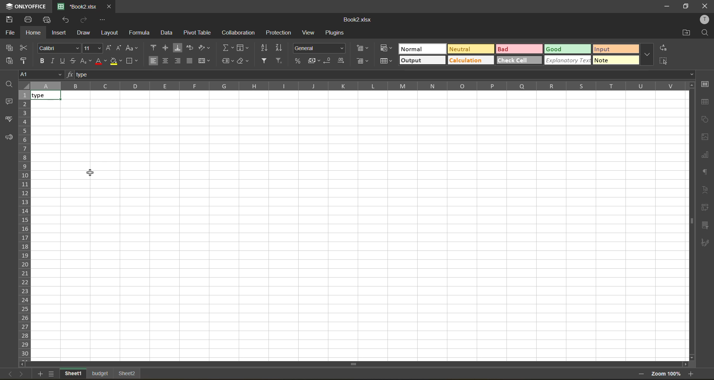 The height and width of the screenshot is (380, 714). What do you see at coordinates (357, 20) in the screenshot?
I see `file name` at bounding box center [357, 20].